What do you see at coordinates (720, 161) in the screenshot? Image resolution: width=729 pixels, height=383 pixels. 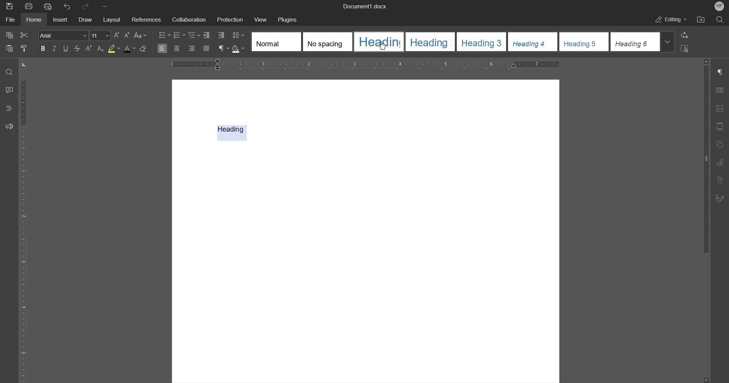 I see `Graph` at bounding box center [720, 161].